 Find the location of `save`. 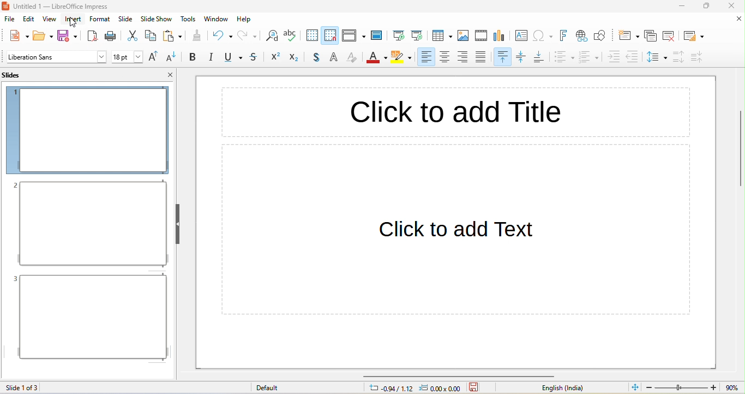

save is located at coordinates (70, 35).